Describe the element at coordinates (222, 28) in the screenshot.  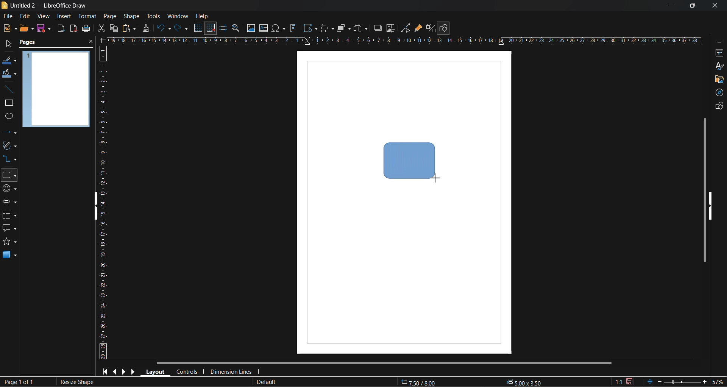
I see `helplines` at that location.